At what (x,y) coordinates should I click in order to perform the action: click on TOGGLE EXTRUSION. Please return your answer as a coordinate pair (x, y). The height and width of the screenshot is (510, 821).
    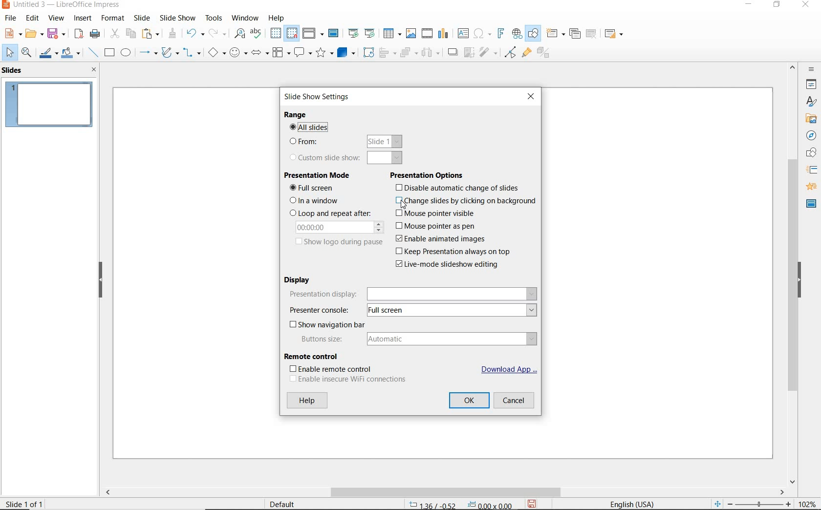
    Looking at the image, I should click on (543, 54).